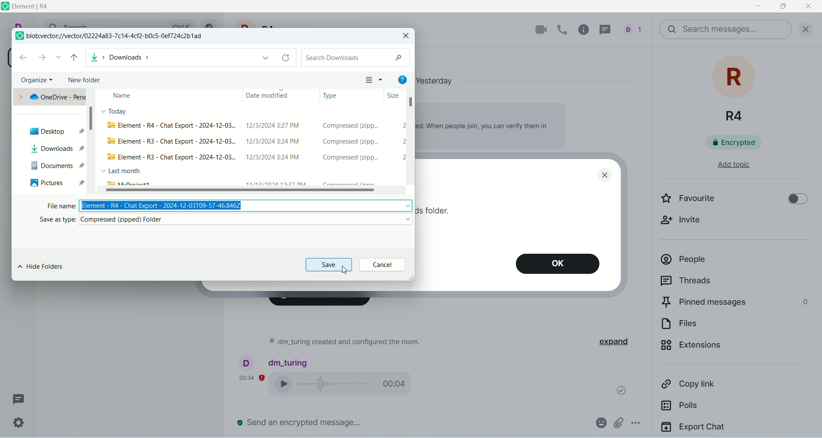 This screenshot has width=822, height=438. Describe the element at coordinates (404, 81) in the screenshot. I see `help` at that location.